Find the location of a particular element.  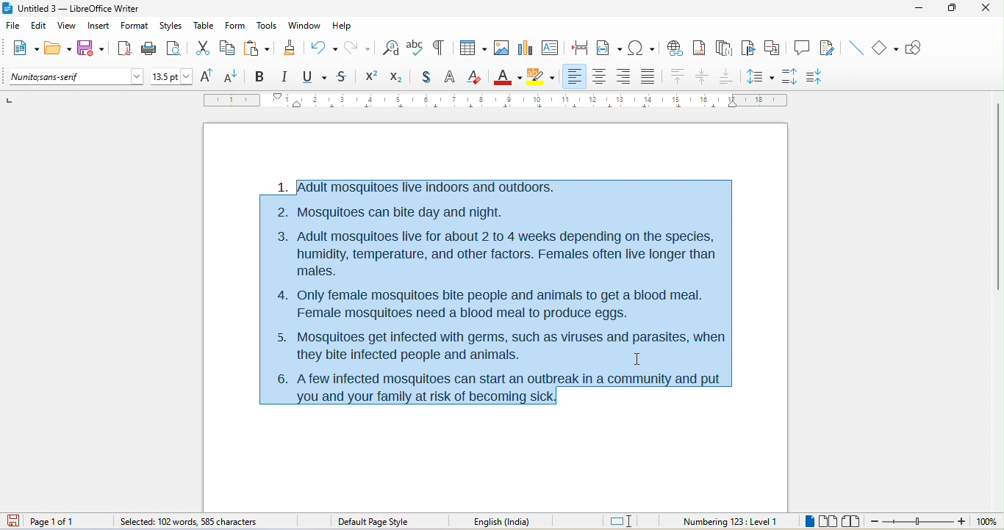

cut is located at coordinates (205, 48).